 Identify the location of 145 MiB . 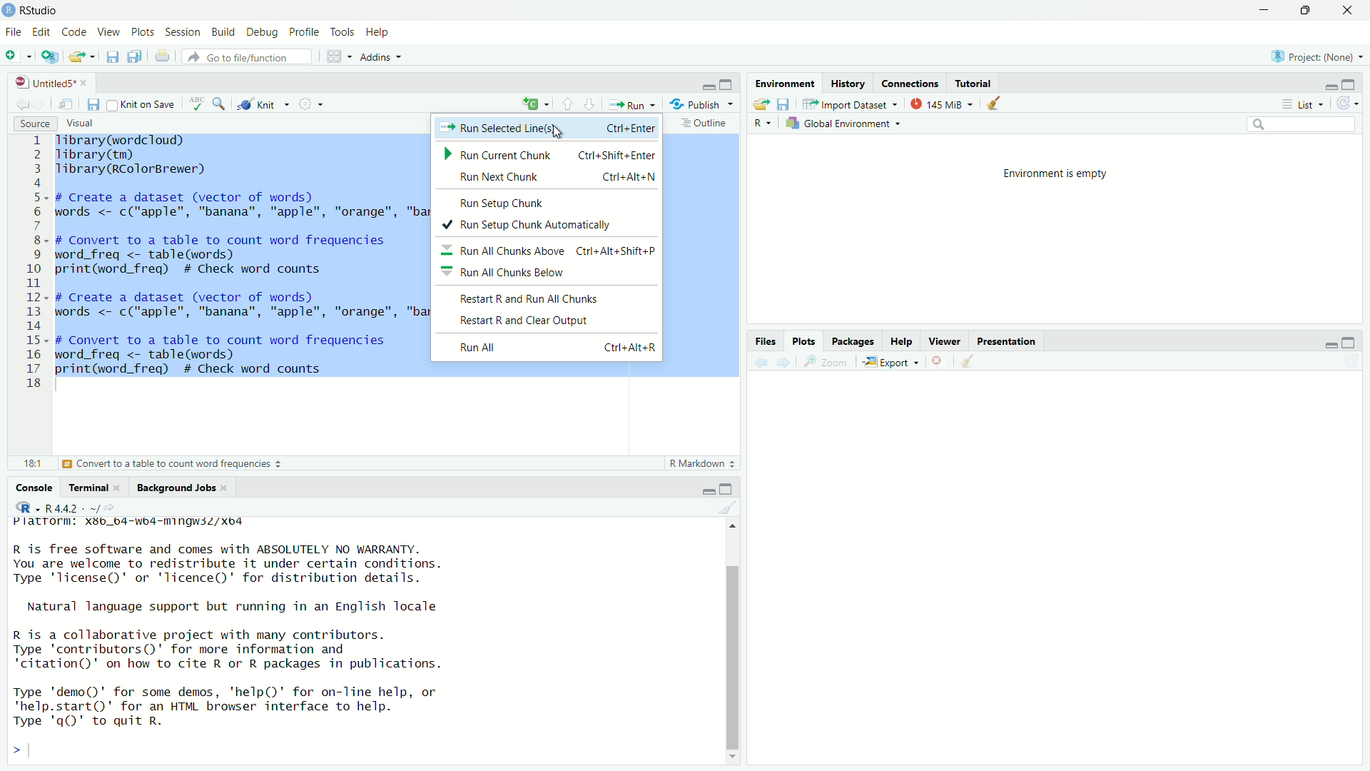
(943, 106).